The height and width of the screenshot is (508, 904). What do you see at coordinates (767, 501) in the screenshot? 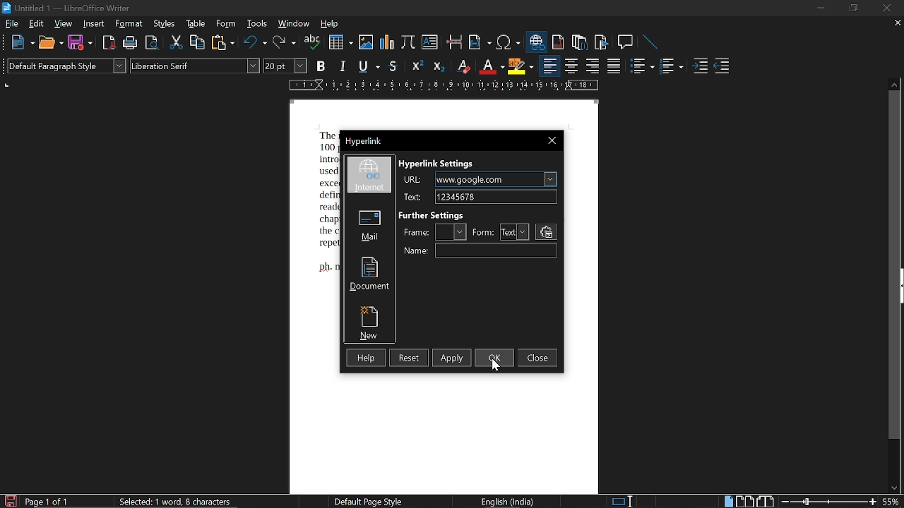
I see `book view` at bounding box center [767, 501].